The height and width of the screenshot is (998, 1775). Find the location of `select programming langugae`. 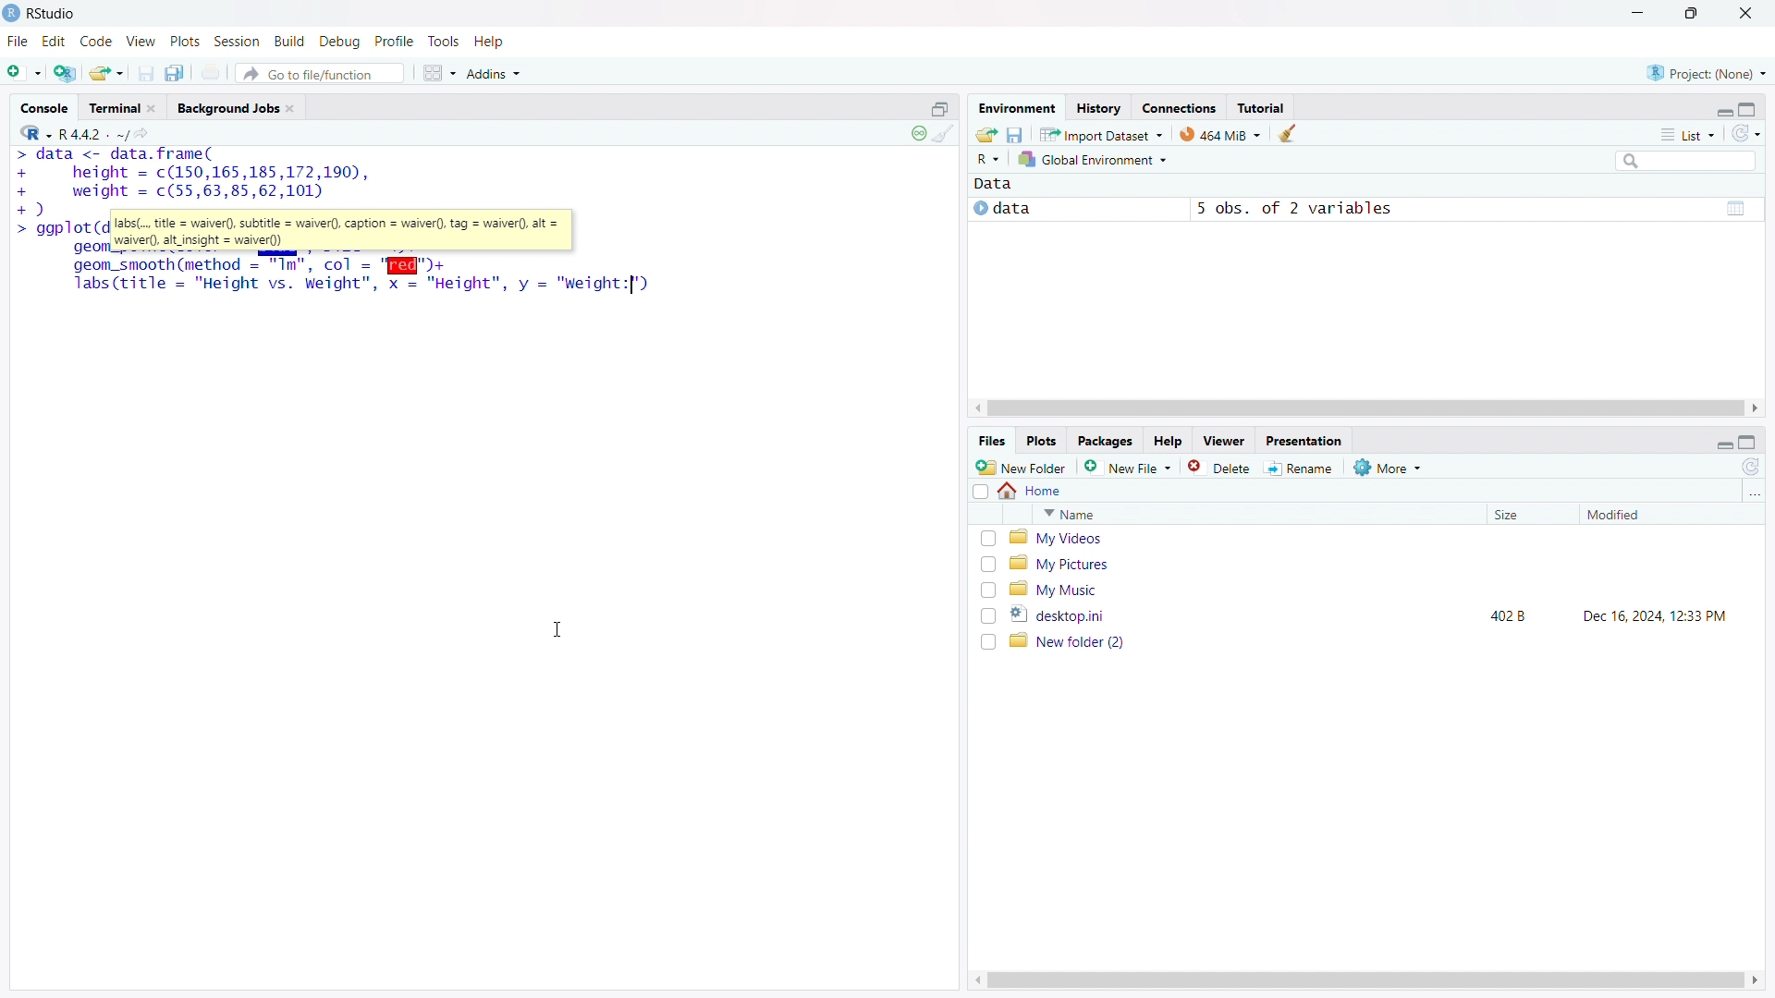

select programming langugae is located at coordinates (988, 159).